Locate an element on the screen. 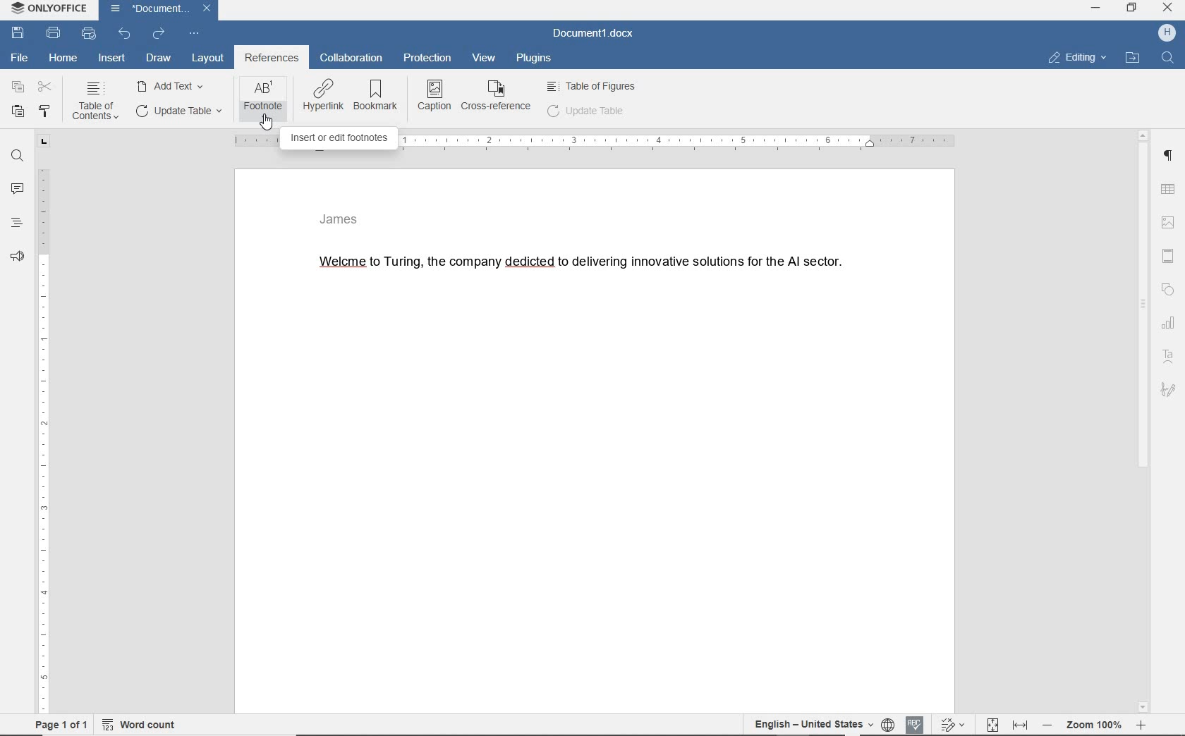 The width and height of the screenshot is (1185, 736). ruler is located at coordinates (44, 426).